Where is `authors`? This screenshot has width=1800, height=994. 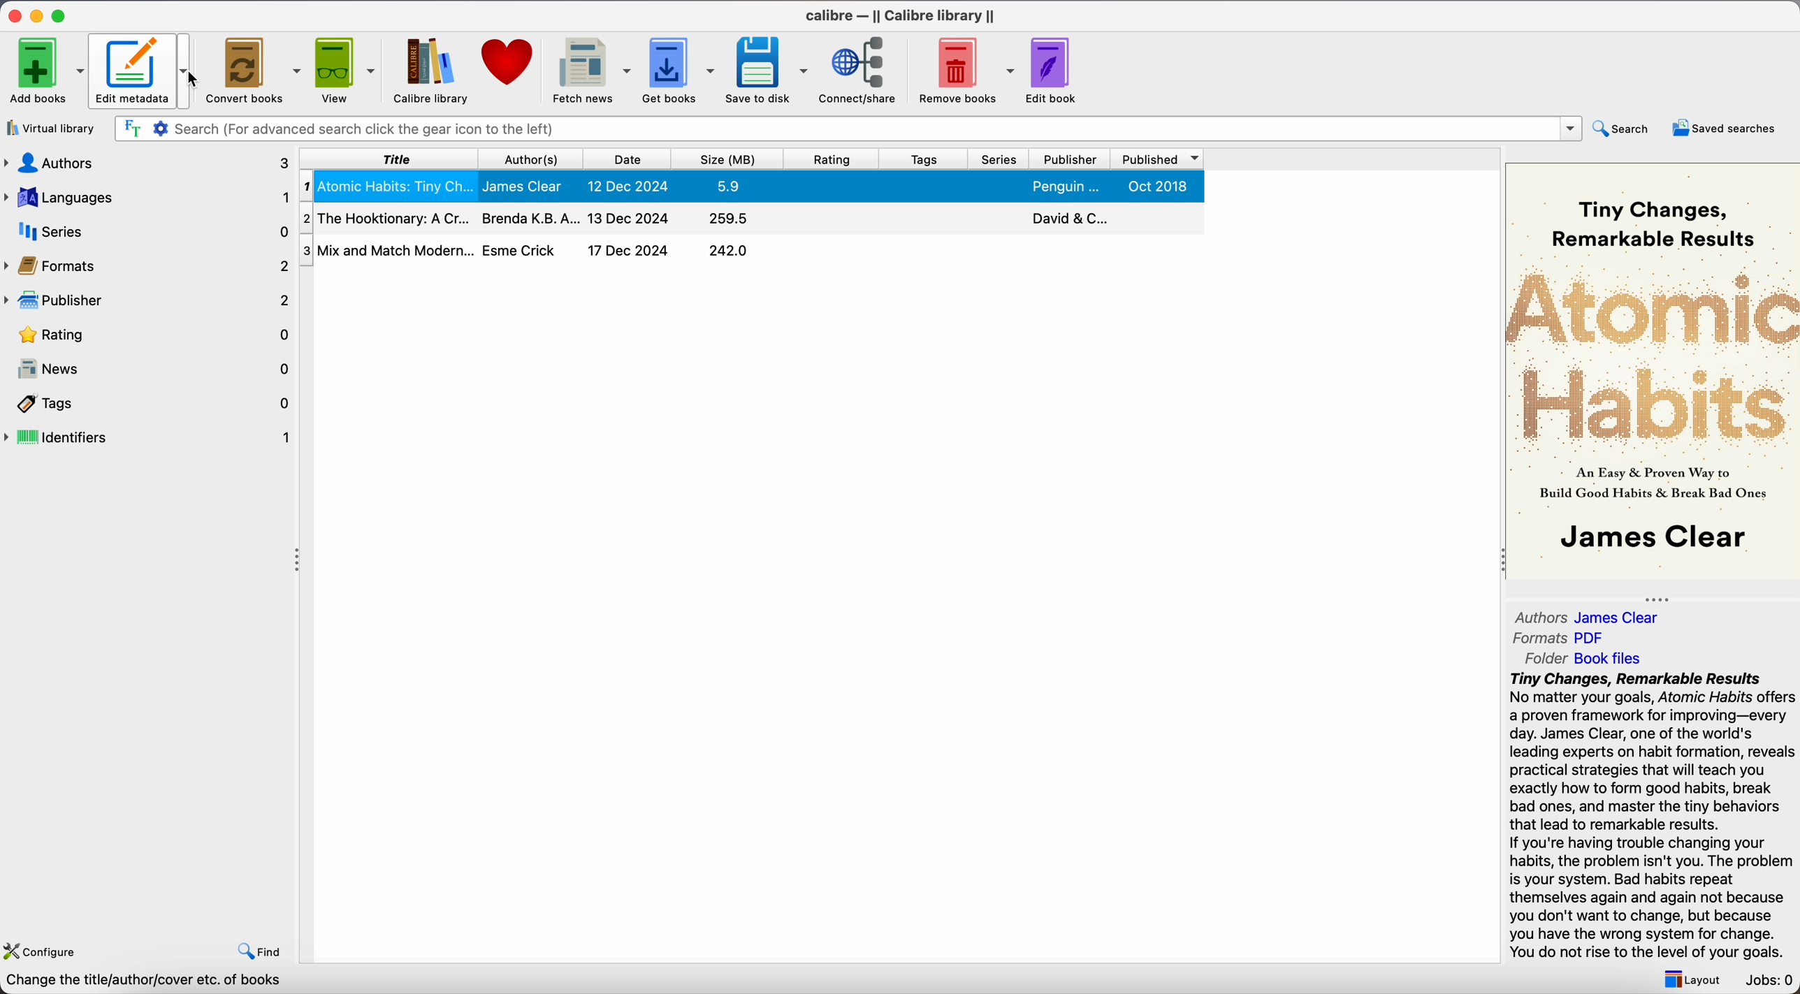
authors is located at coordinates (535, 159).